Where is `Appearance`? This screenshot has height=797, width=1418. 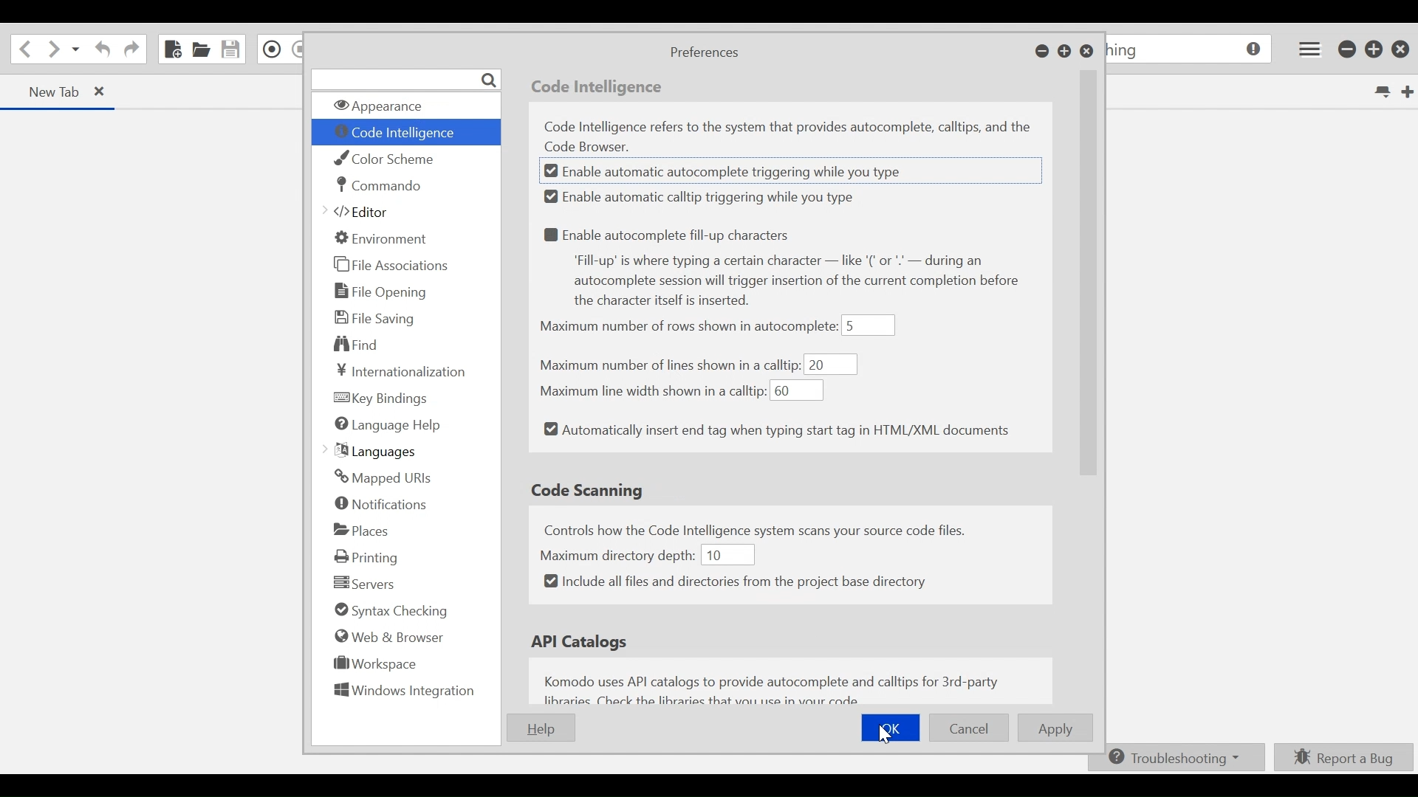
Appearance is located at coordinates (403, 106).